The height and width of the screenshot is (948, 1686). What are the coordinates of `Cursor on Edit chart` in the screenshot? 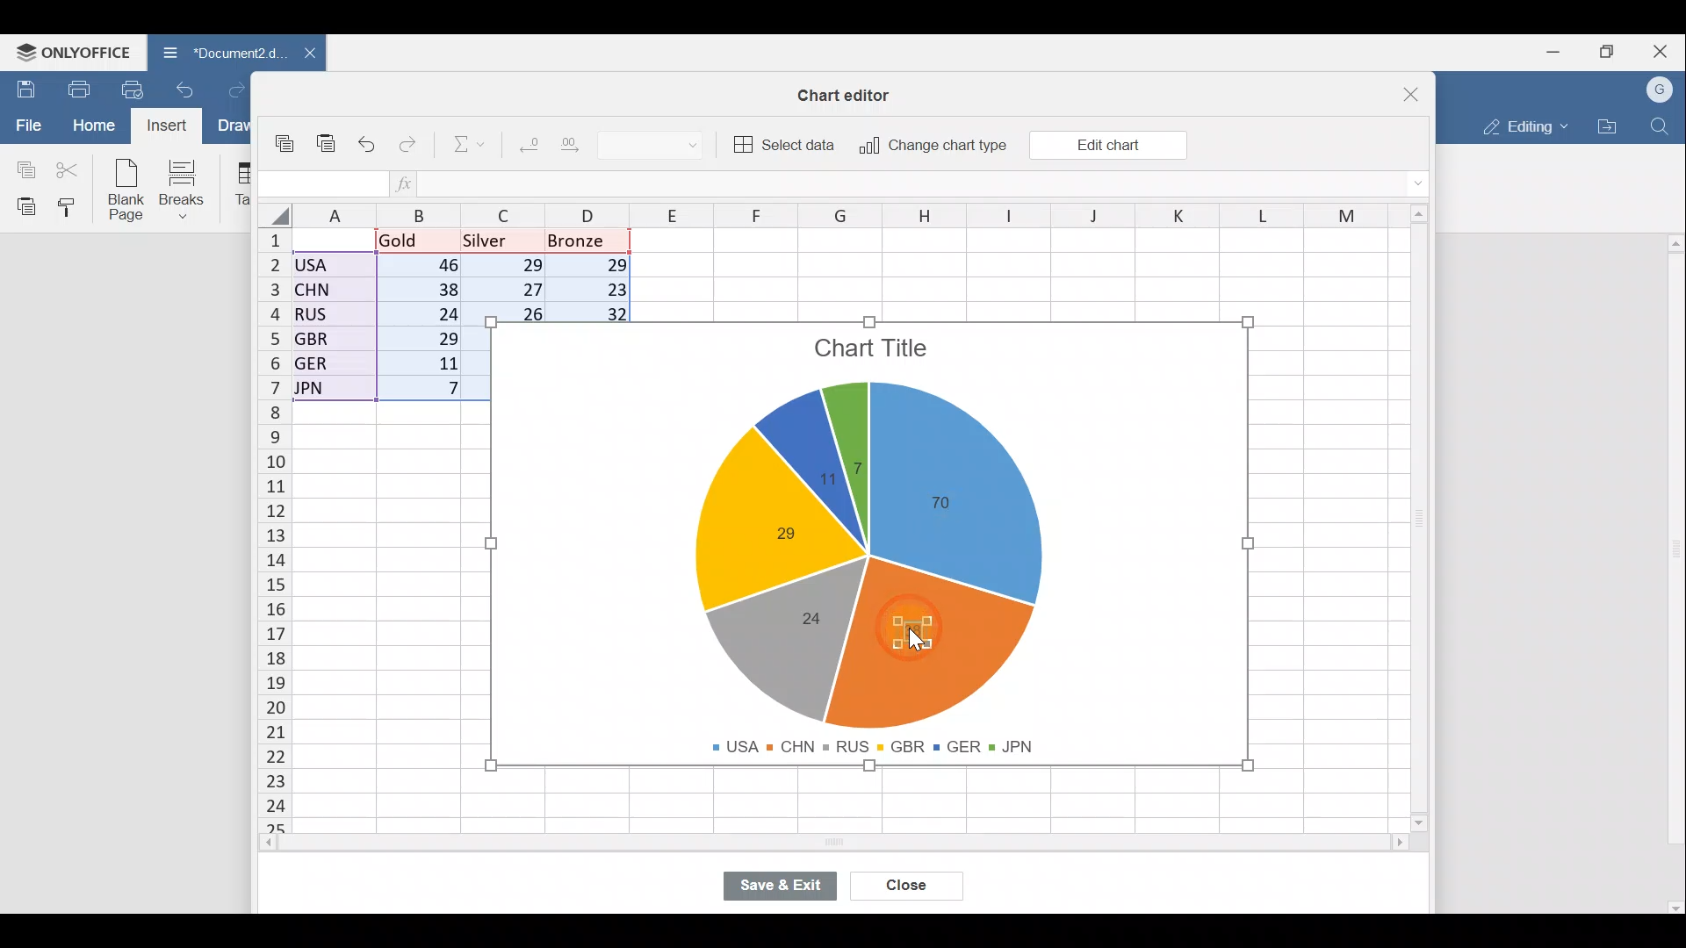 It's located at (1118, 147).